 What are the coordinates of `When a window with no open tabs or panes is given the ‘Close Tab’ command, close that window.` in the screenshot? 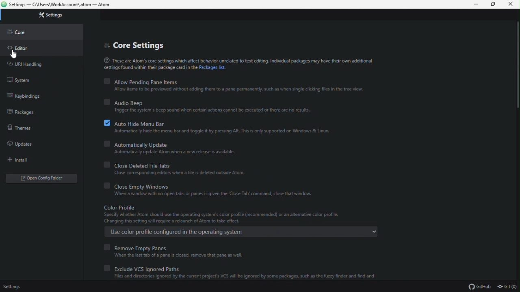 It's located at (224, 194).